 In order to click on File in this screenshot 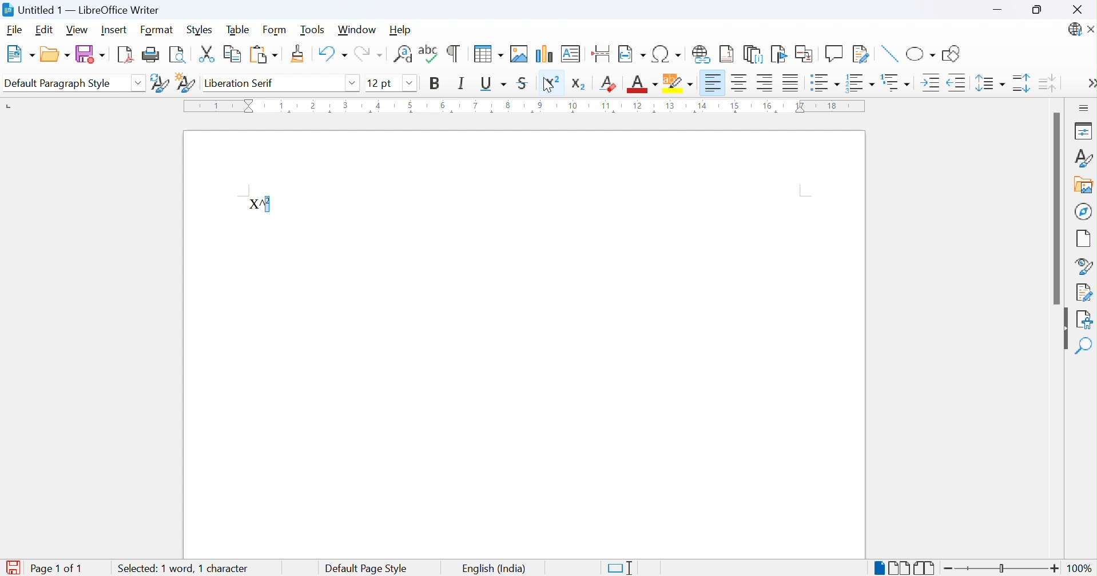, I will do `click(14, 30)`.